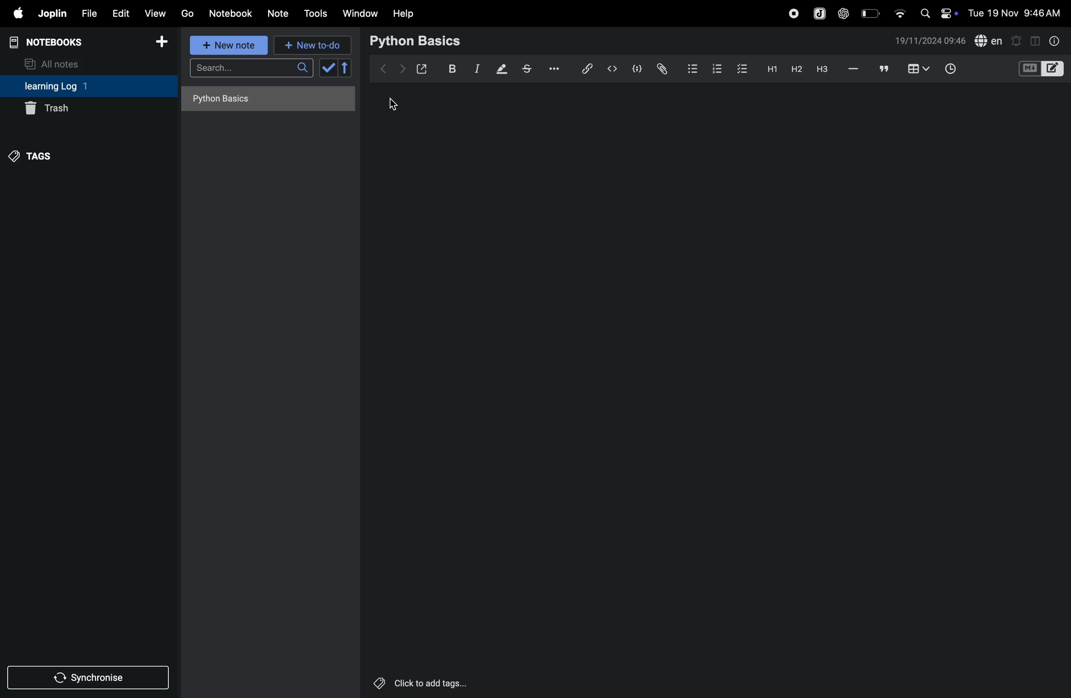 The width and height of the screenshot is (1071, 698). Describe the element at coordinates (899, 10) in the screenshot. I see `wifi` at that location.